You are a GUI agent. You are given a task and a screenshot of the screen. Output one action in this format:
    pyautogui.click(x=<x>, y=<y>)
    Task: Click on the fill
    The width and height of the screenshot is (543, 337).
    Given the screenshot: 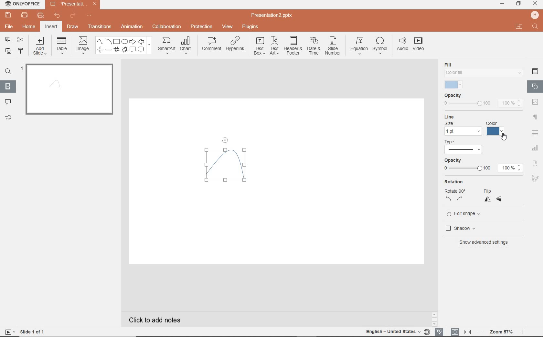 What is the action you would take?
    pyautogui.click(x=484, y=70)
    